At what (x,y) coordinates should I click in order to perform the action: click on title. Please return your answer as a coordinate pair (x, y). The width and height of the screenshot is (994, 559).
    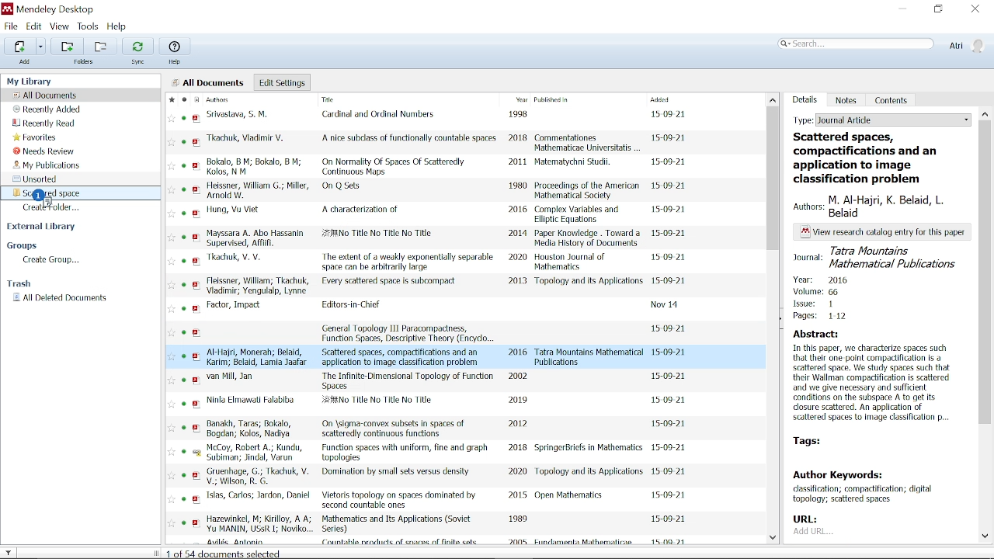
    Looking at the image, I should click on (403, 356).